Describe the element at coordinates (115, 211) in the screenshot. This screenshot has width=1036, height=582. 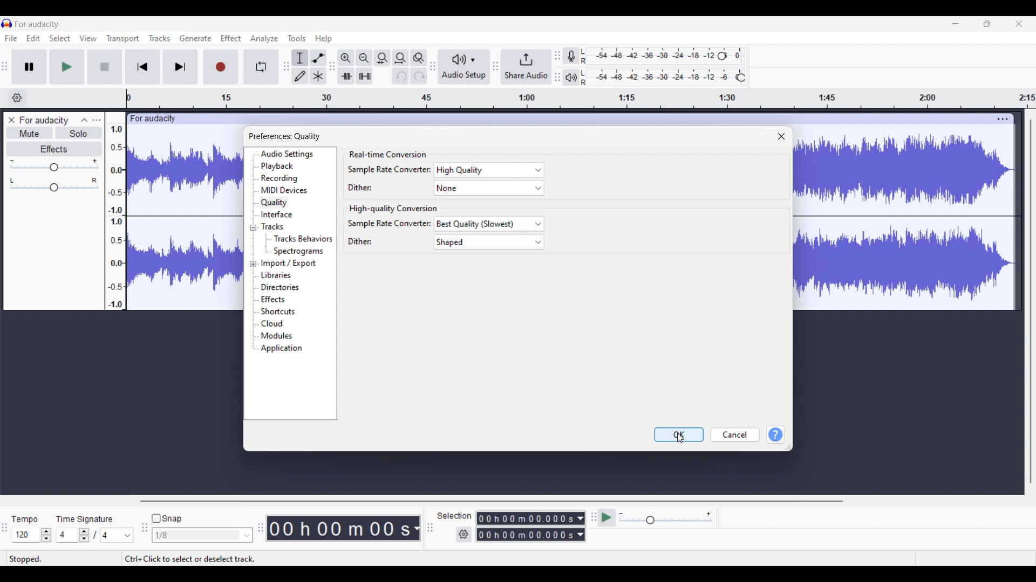
I see `Scale to measure intensity of waves in track` at that location.